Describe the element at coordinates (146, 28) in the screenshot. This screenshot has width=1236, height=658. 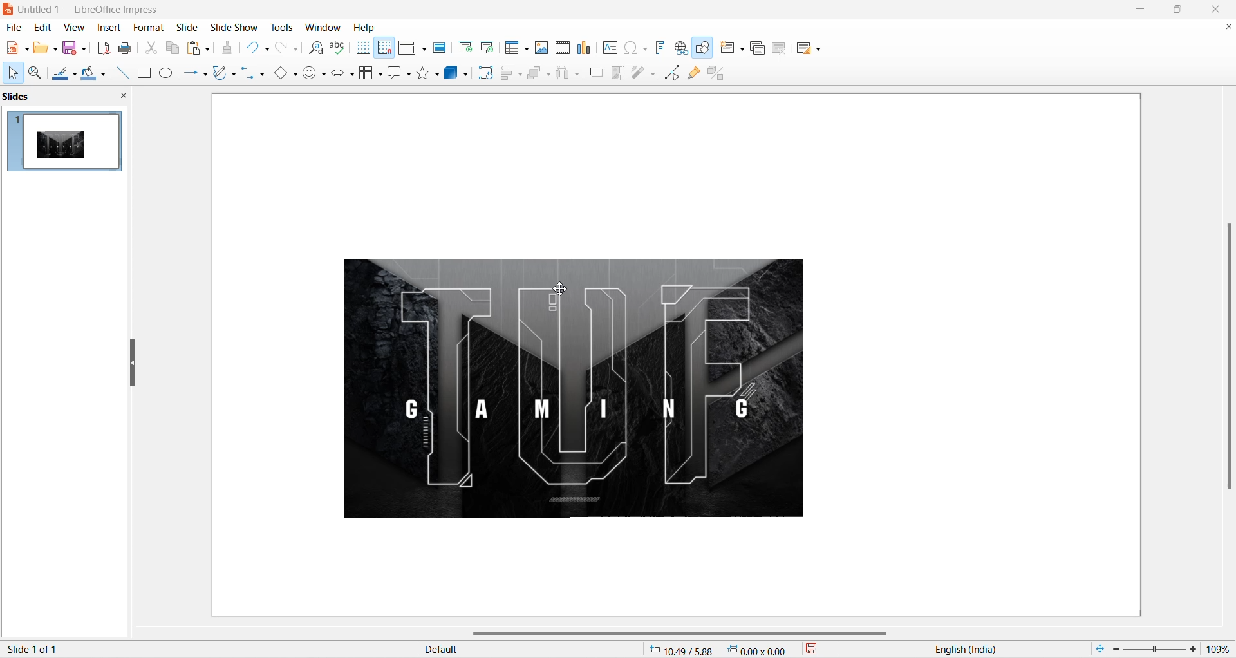
I see `format` at that location.